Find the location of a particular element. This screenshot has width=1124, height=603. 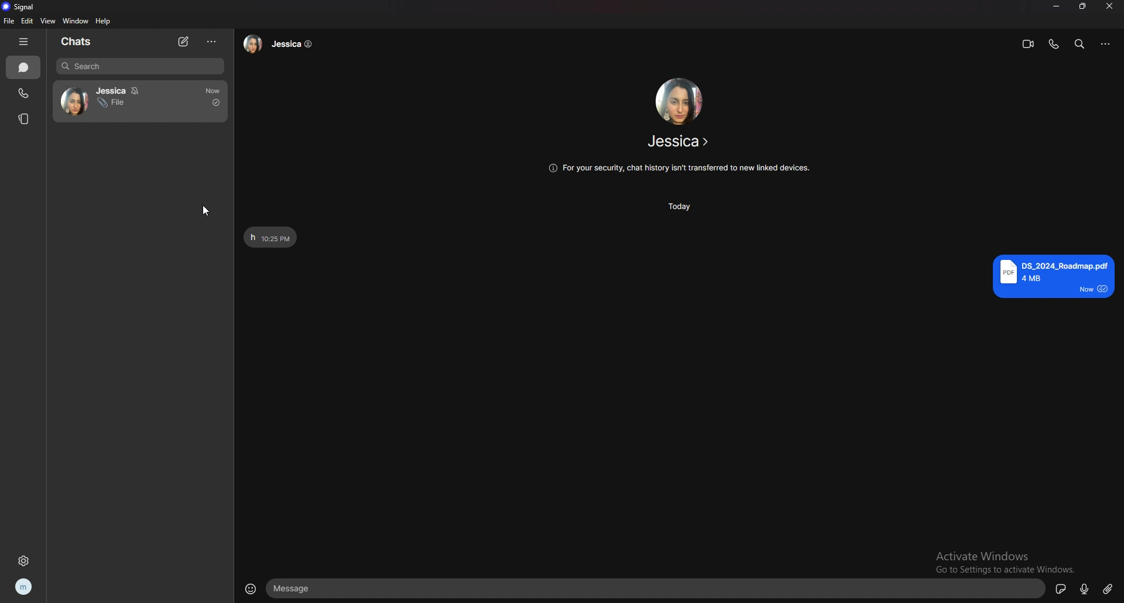

stories is located at coordinates (24, 119).